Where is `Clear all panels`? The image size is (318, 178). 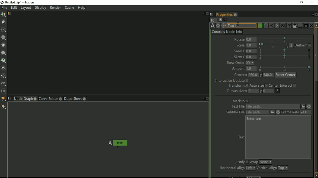
Clear all panels is located at coordinates (220, 19).